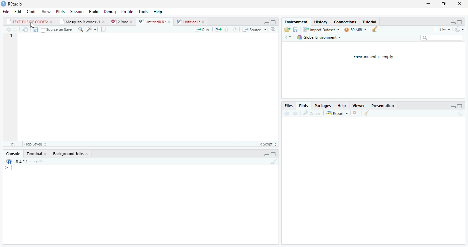 This screenshot has height=247, width=468. I want to click on 1:1, so click(13, 144).